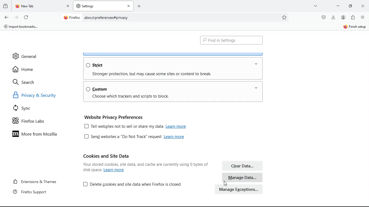  Describe the element at coordinates (323, 17) in the screenshot. I see `pocket` at that location.